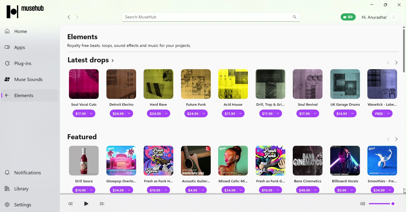  What do you see at coordinates (370, 5) in the screenshot?
I see `Minimize` at bounding box center [370, 5].